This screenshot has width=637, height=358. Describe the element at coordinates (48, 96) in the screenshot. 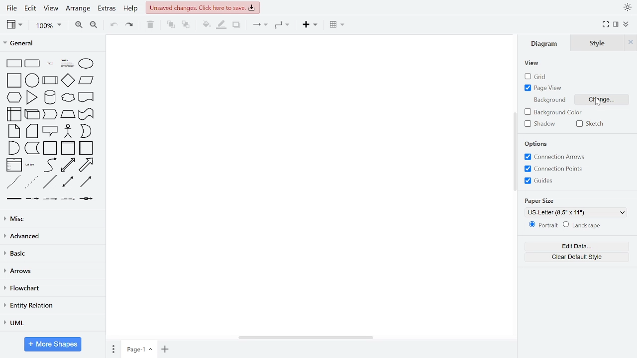

I see `general shapes` at that location.